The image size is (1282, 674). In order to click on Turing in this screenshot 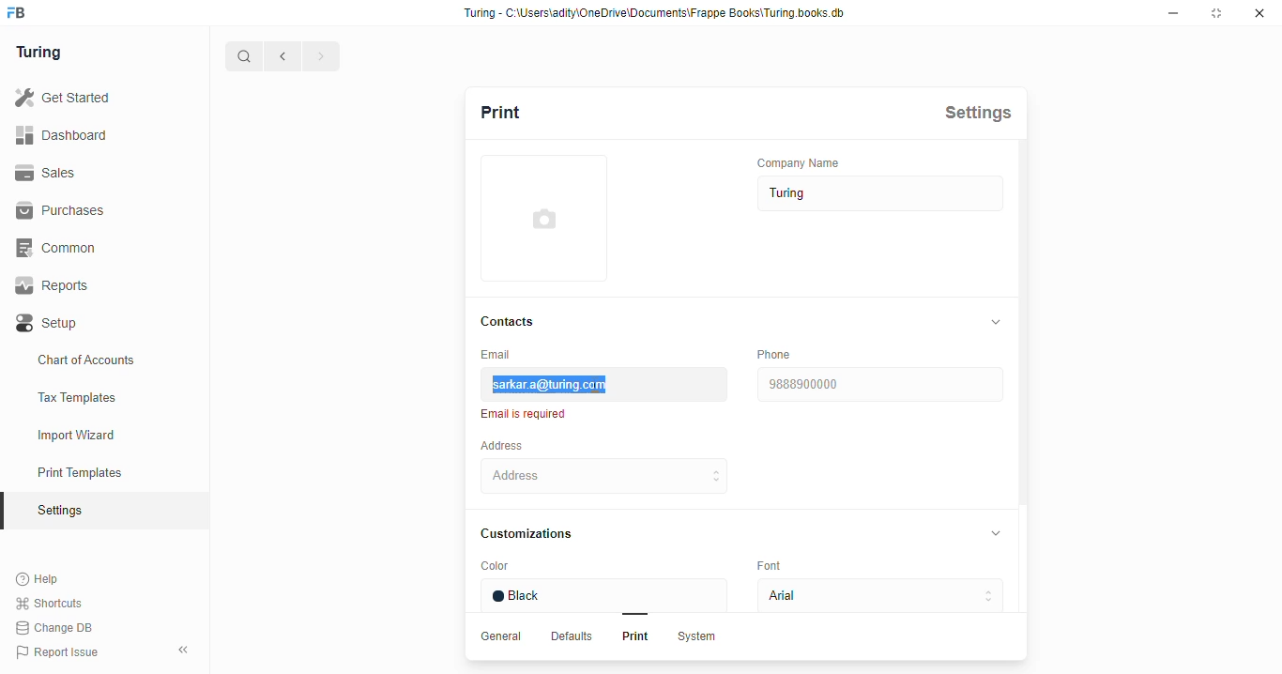, I will do `click(42, 51)`.